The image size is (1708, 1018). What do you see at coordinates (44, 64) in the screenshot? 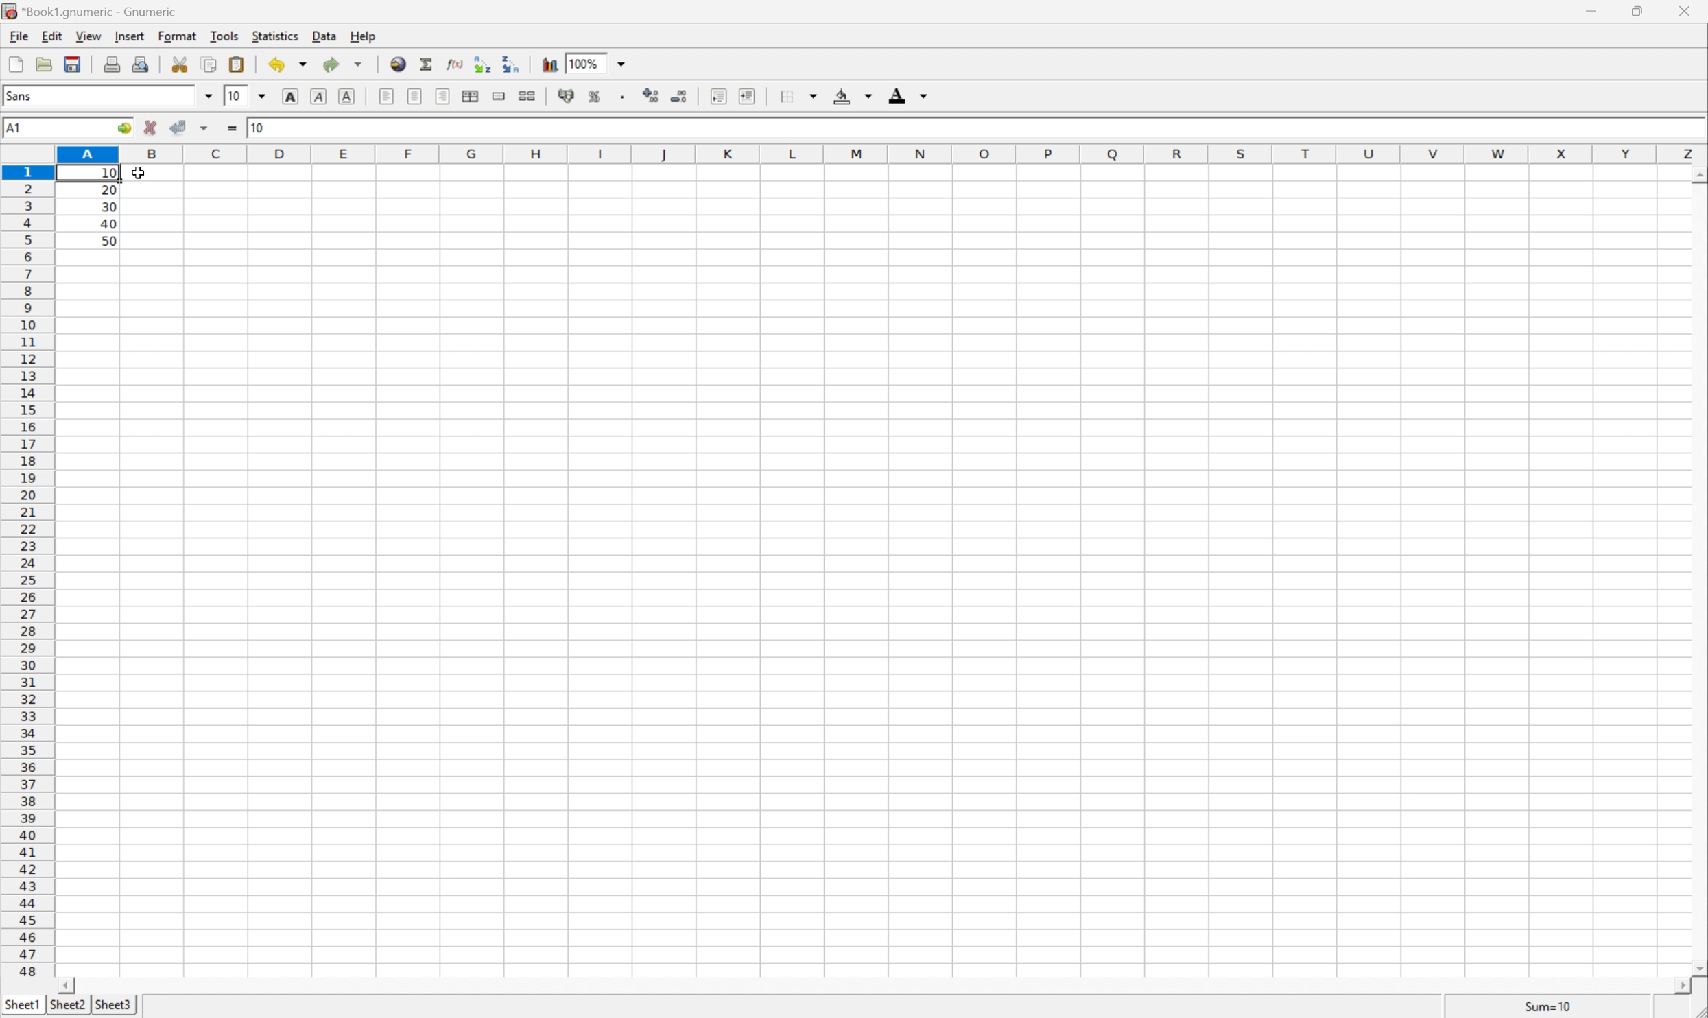
I see `Open a file` at bounding box center [44, 64].